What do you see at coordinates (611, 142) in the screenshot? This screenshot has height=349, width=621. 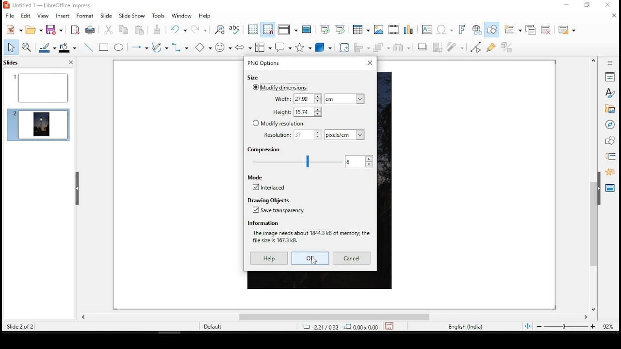 I see `shapes` at bounding box center [611, 142].